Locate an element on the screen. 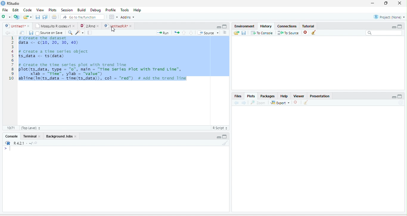 This screenshot has width=407, height=216. R Script is located at coordinates (220, 128).